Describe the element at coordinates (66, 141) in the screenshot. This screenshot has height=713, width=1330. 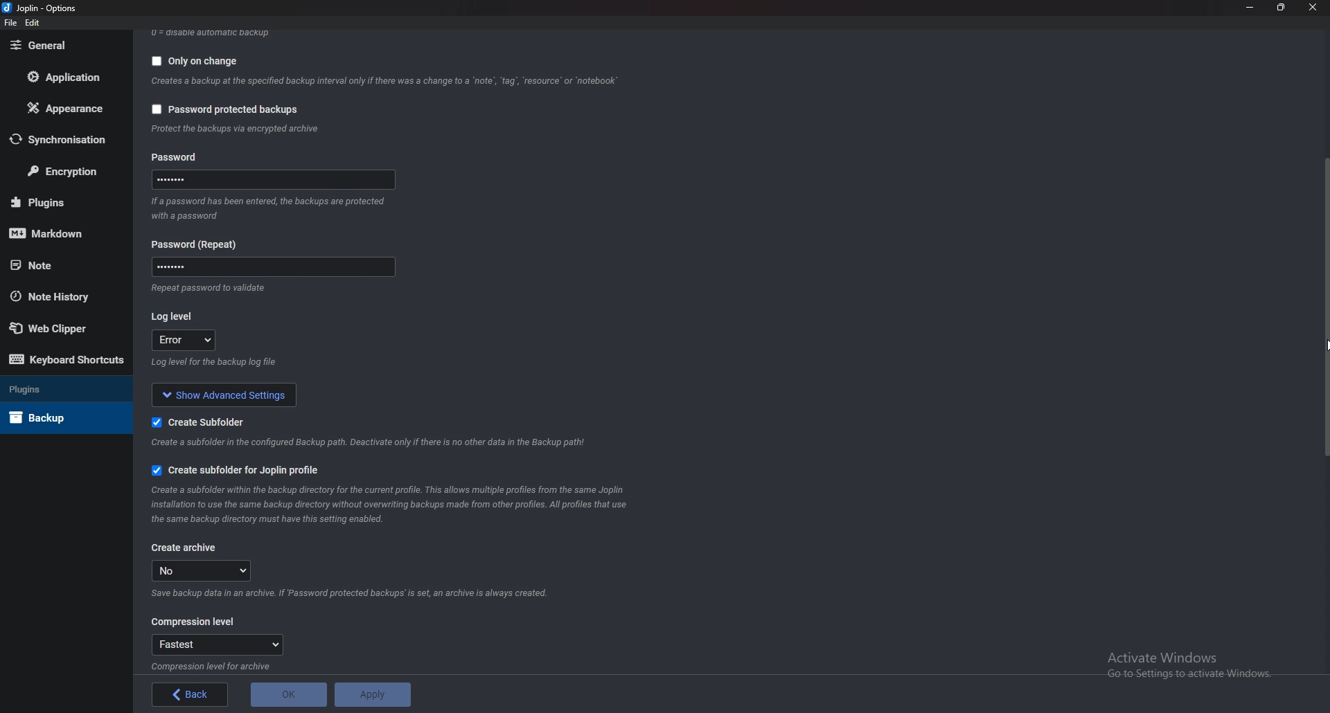
I see `Synchronization` at that location.